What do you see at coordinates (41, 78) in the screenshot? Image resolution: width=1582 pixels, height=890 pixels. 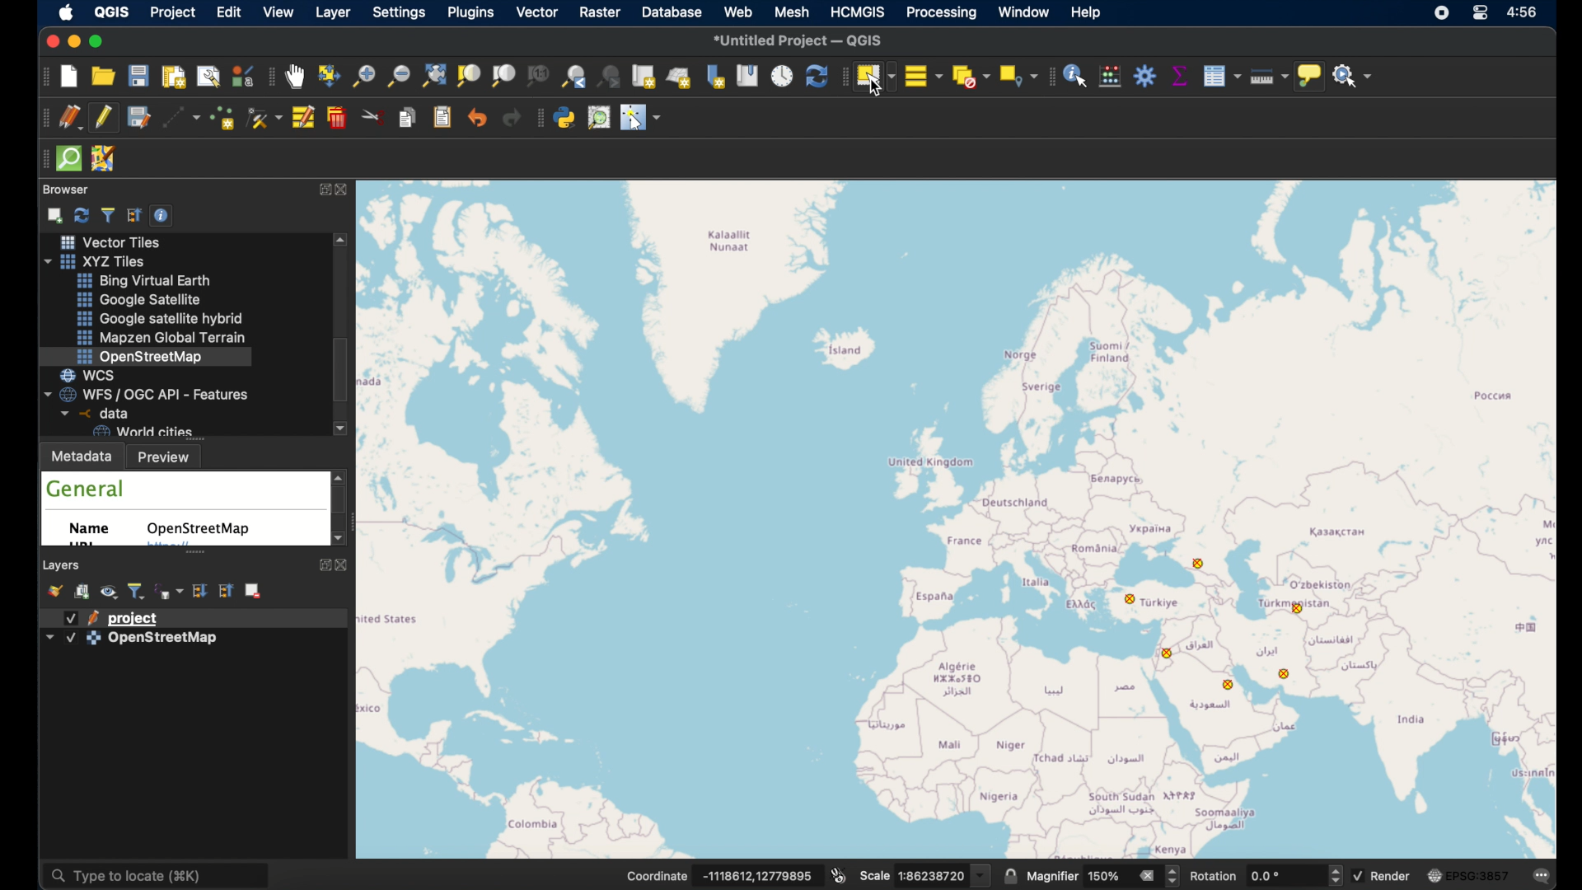 I see `project toolbar` at bounding box center [41, 78].